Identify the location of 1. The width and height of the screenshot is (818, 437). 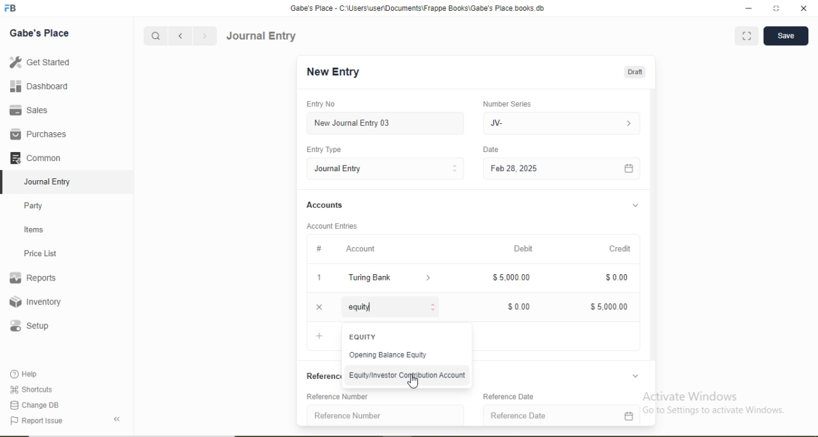
(319, 277).